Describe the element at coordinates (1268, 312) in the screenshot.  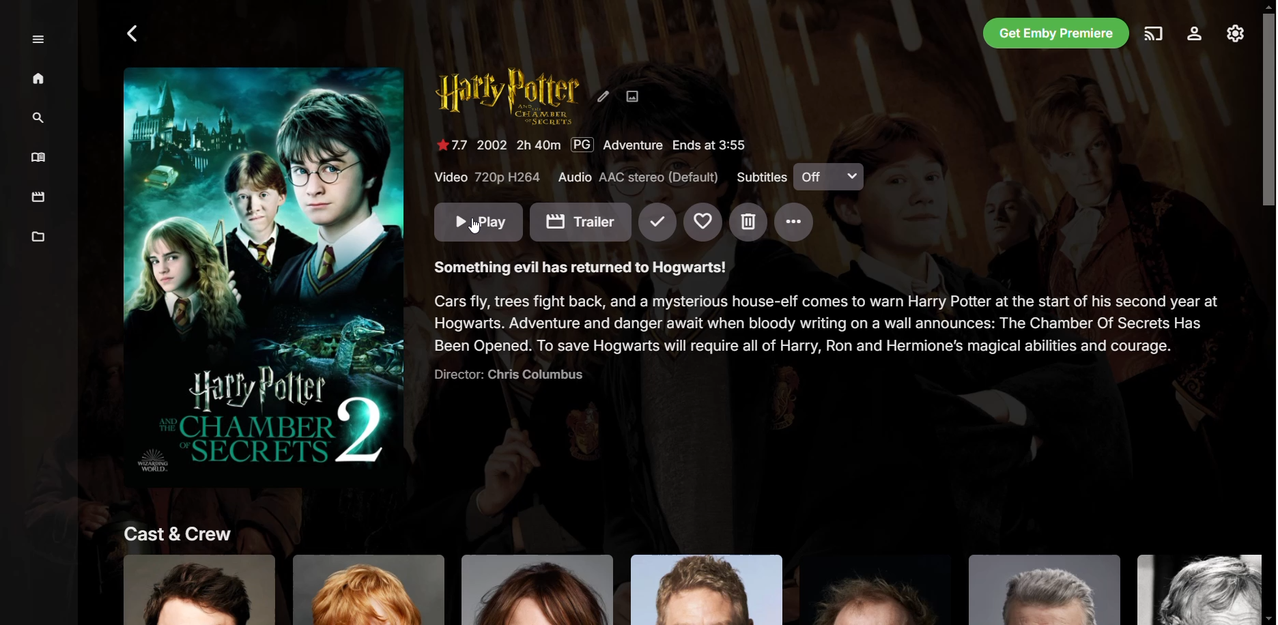
I see `Vertical Scroll Bar` at that location.